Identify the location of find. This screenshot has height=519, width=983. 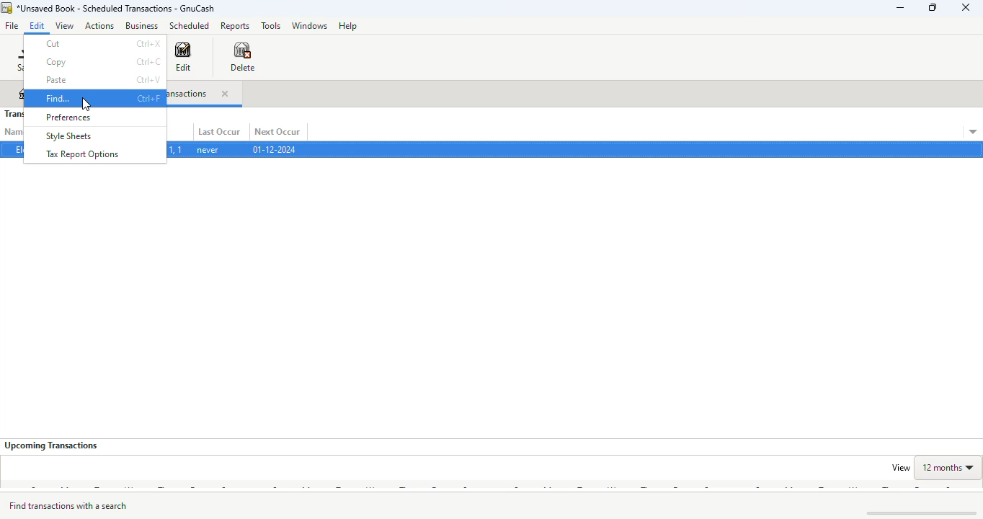
(56, 98).